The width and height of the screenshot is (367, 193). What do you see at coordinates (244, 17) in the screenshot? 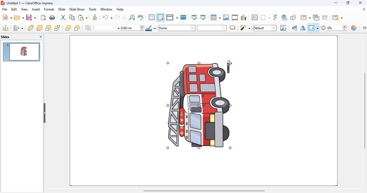
I see `insert chart` at bounding box center [244, 17].